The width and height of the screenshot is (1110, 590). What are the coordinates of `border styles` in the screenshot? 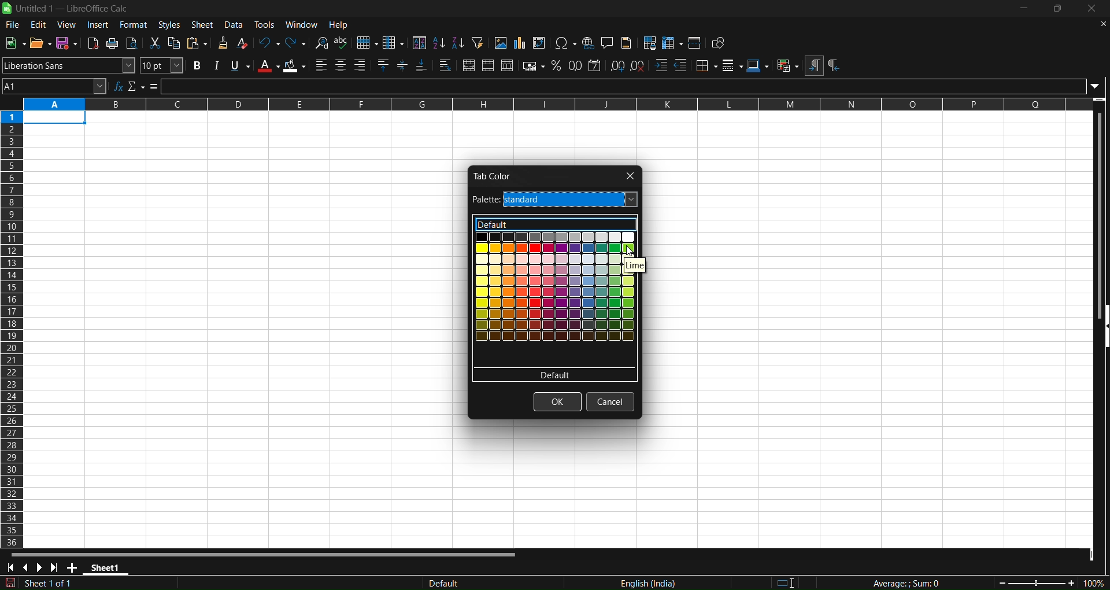 It's located at (732, 65).